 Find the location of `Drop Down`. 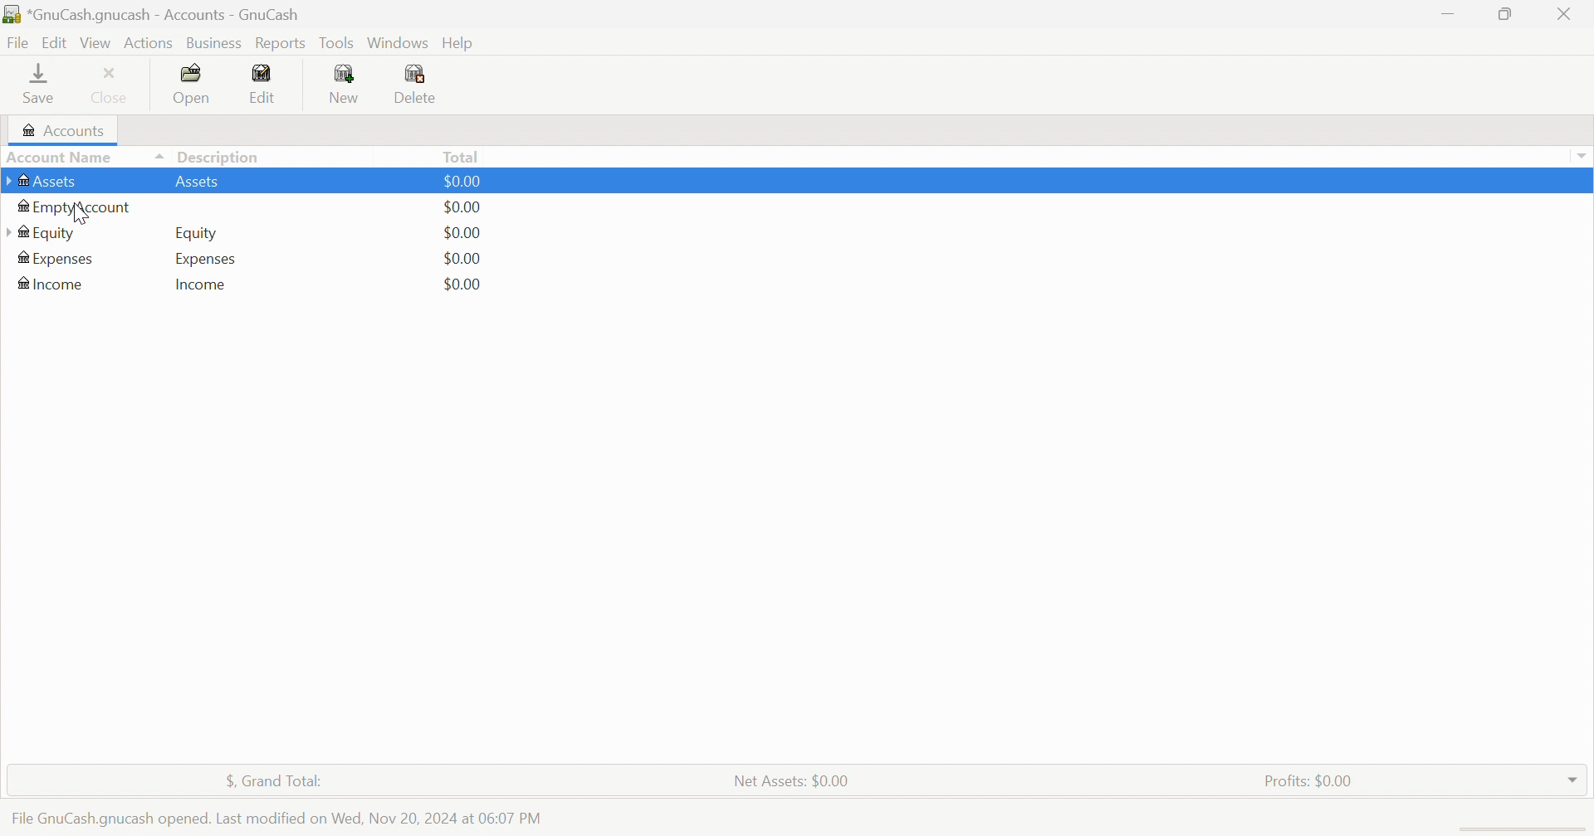

Drop Down is located at coordinates (1578, 154).